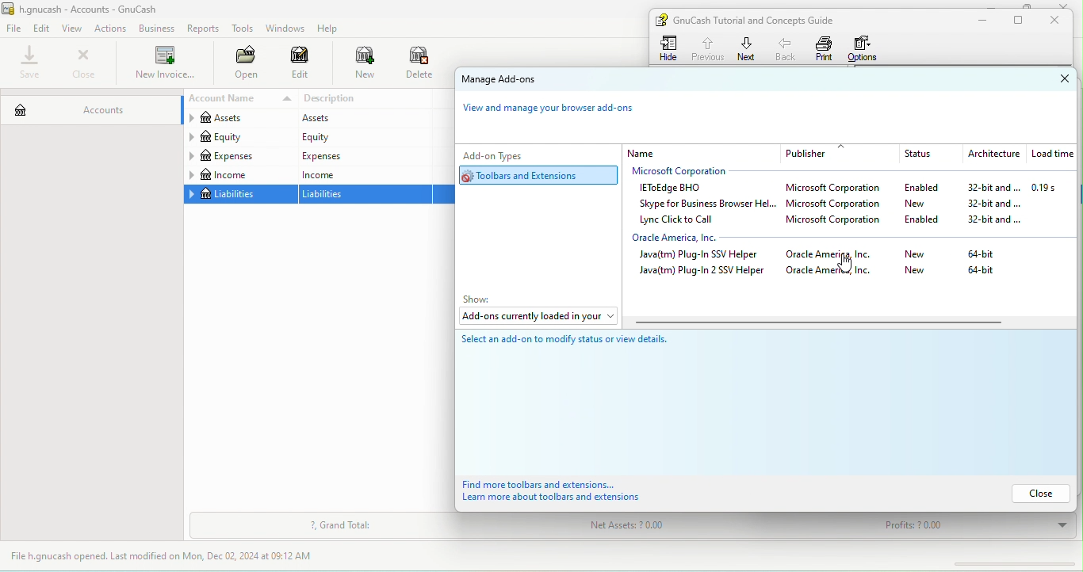  I want to click on add ons currently loaded in your , so click(537, 318).